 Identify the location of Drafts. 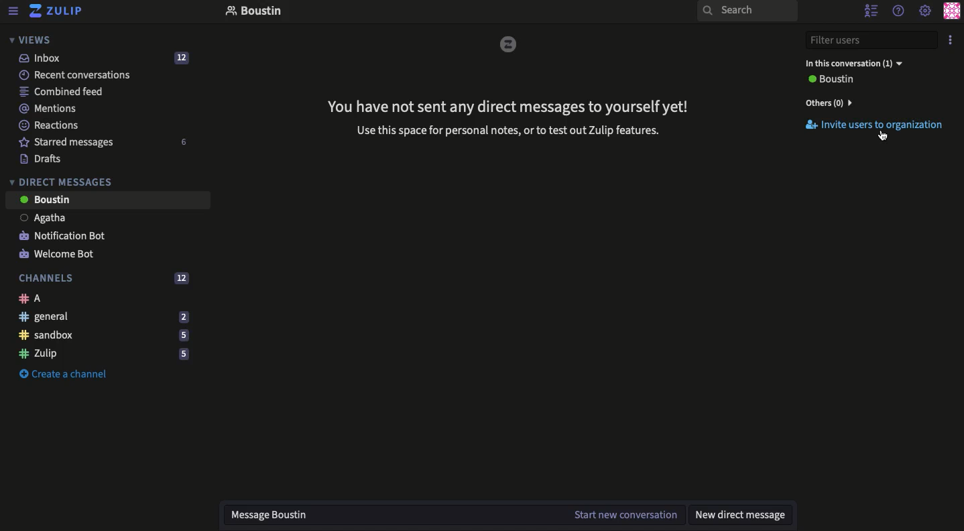
(34, 158).